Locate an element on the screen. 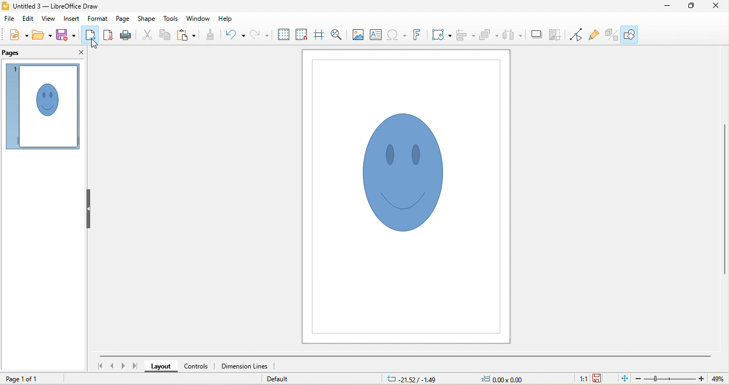  horizontal scroll  is located at coordinates (407, 355).